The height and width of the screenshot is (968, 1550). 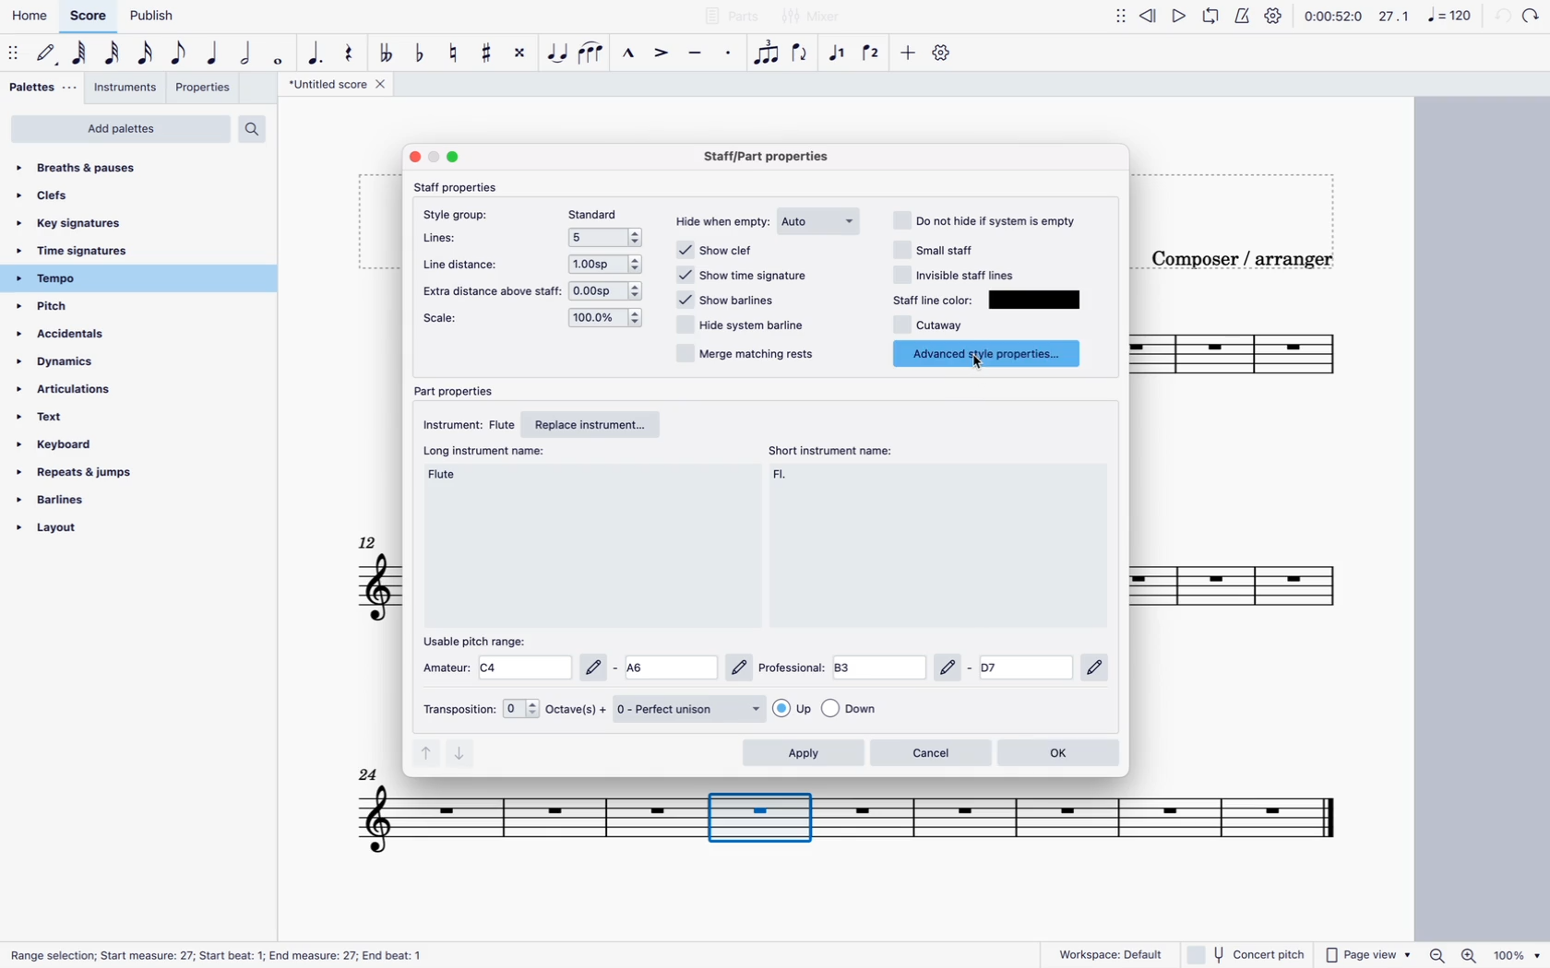 I want to click on move, so click(x=1115, y=15).